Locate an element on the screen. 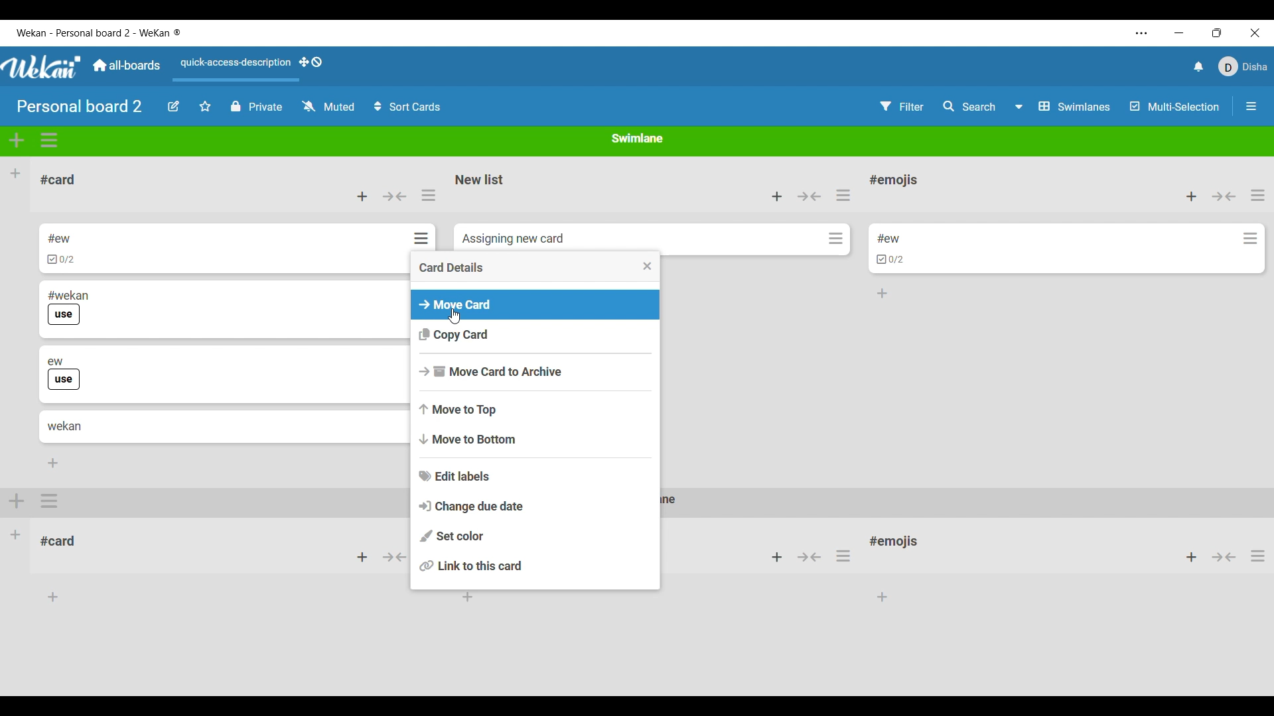  List title is located at coordinates (58, 180).